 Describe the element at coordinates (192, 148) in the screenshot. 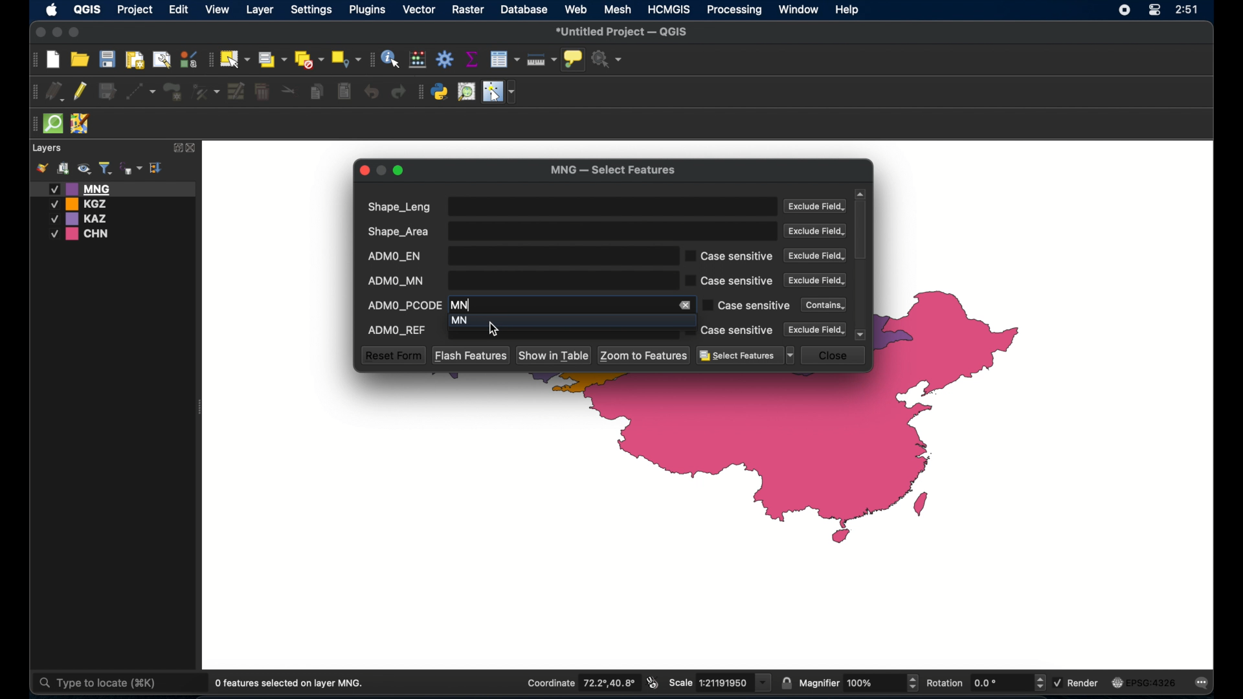

I see `close` at that location.